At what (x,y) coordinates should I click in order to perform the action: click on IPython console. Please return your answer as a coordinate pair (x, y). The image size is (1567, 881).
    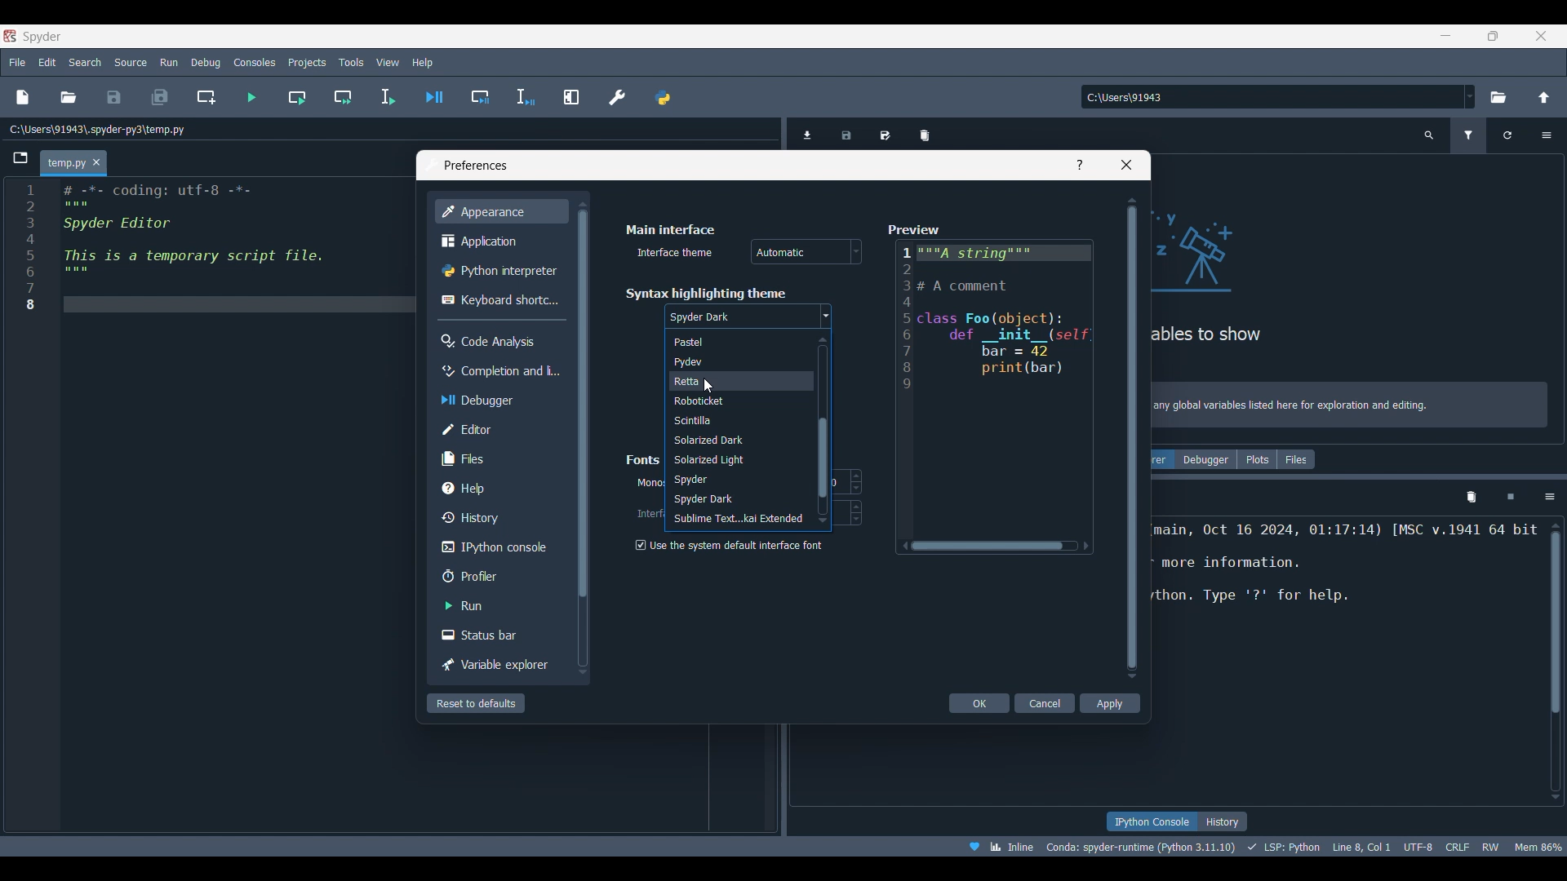
    Looking at the image, I should click on (497, 547).